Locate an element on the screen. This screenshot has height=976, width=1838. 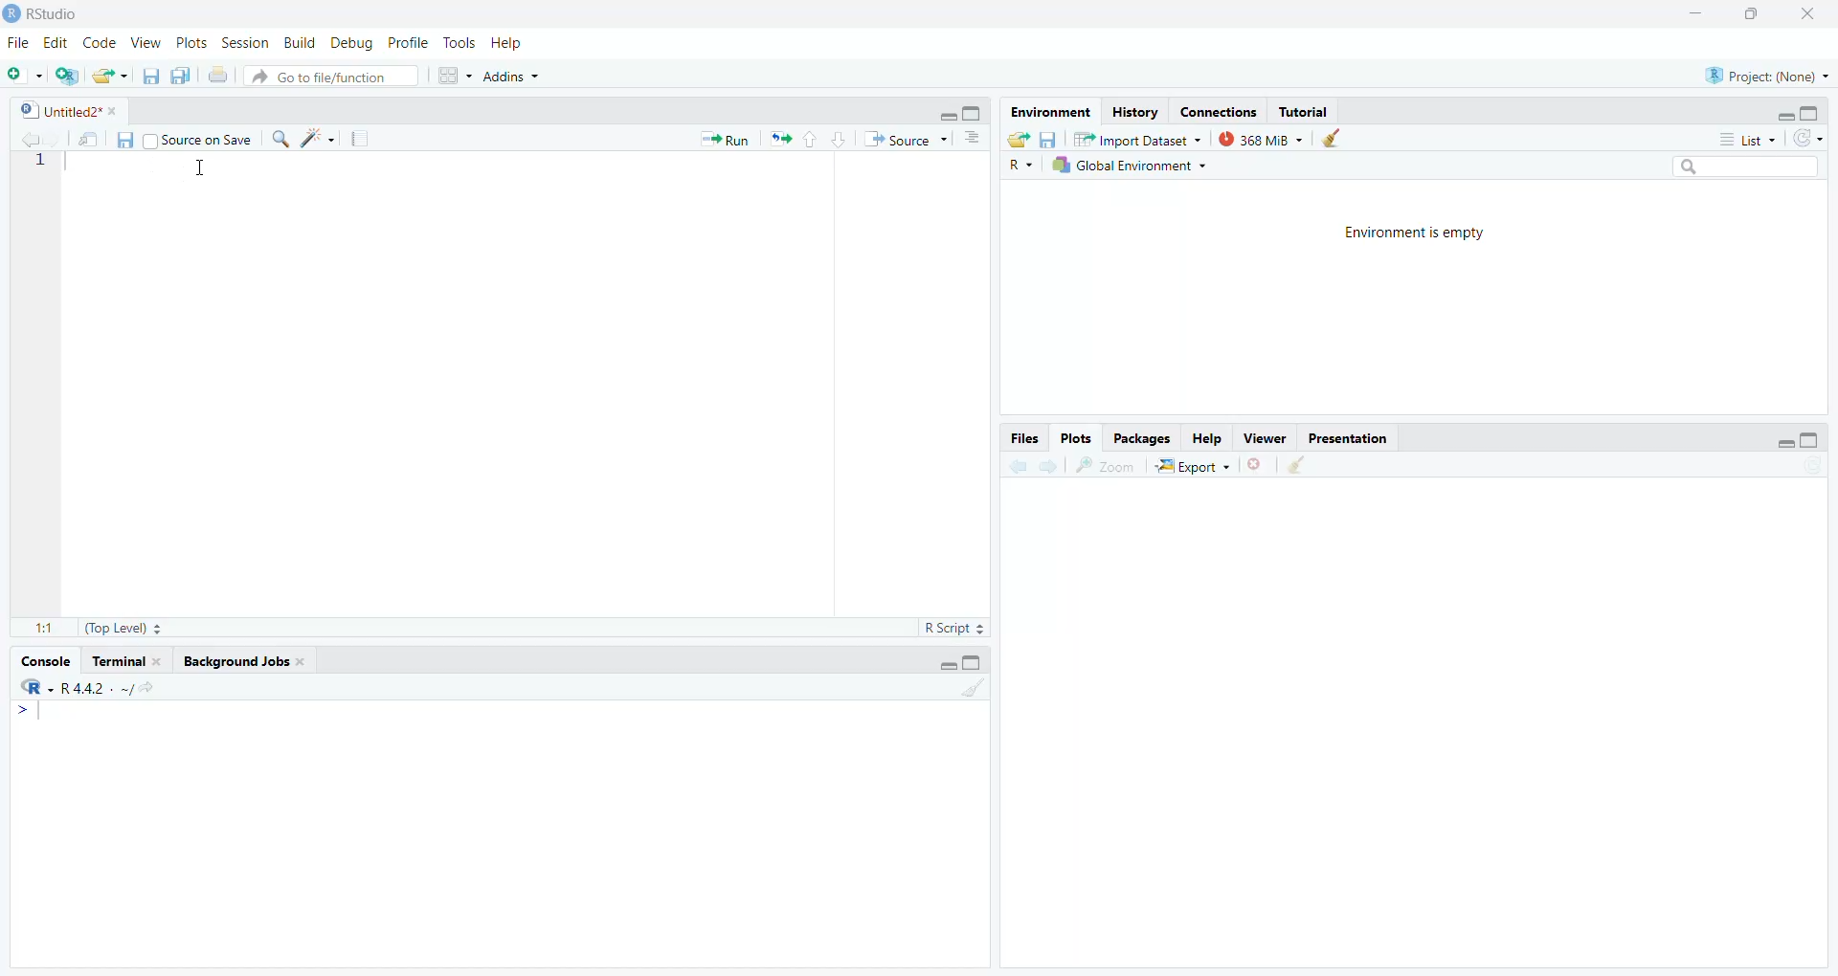
refresh is located at coordinates (1807, 139).